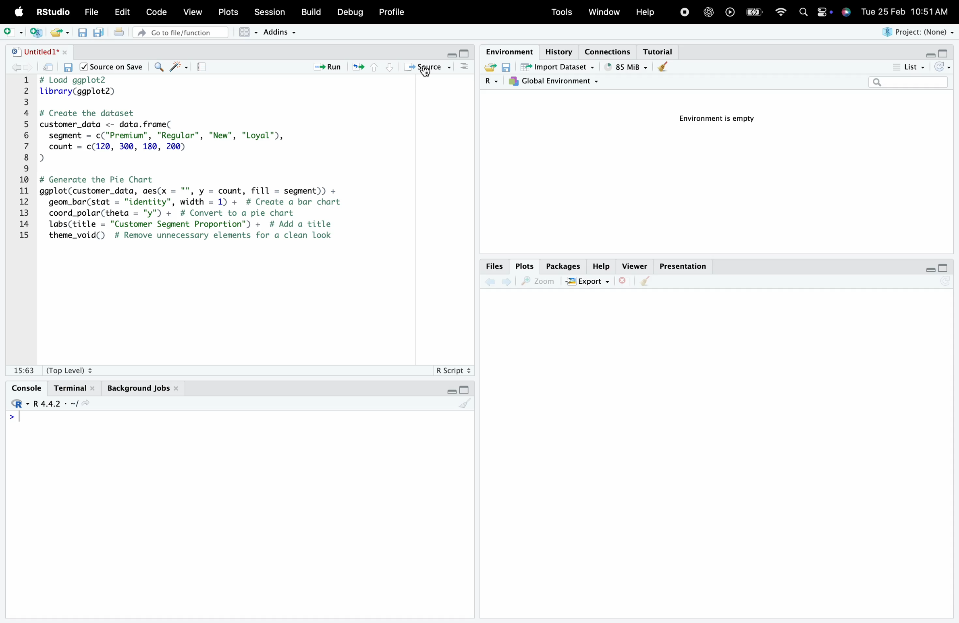 The image size is (959, 623). I want to click on more, so click(466, 69).